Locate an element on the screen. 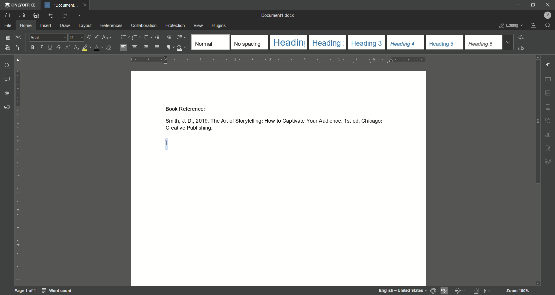 The height and width of the screenshot is (295, 555). bulets is located at coordinates (125, 37).